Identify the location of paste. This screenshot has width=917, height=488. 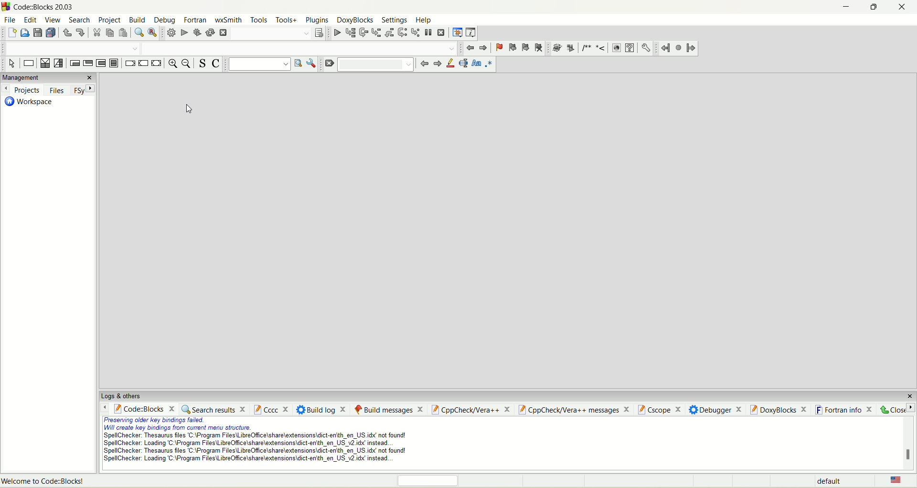
(124, 33).